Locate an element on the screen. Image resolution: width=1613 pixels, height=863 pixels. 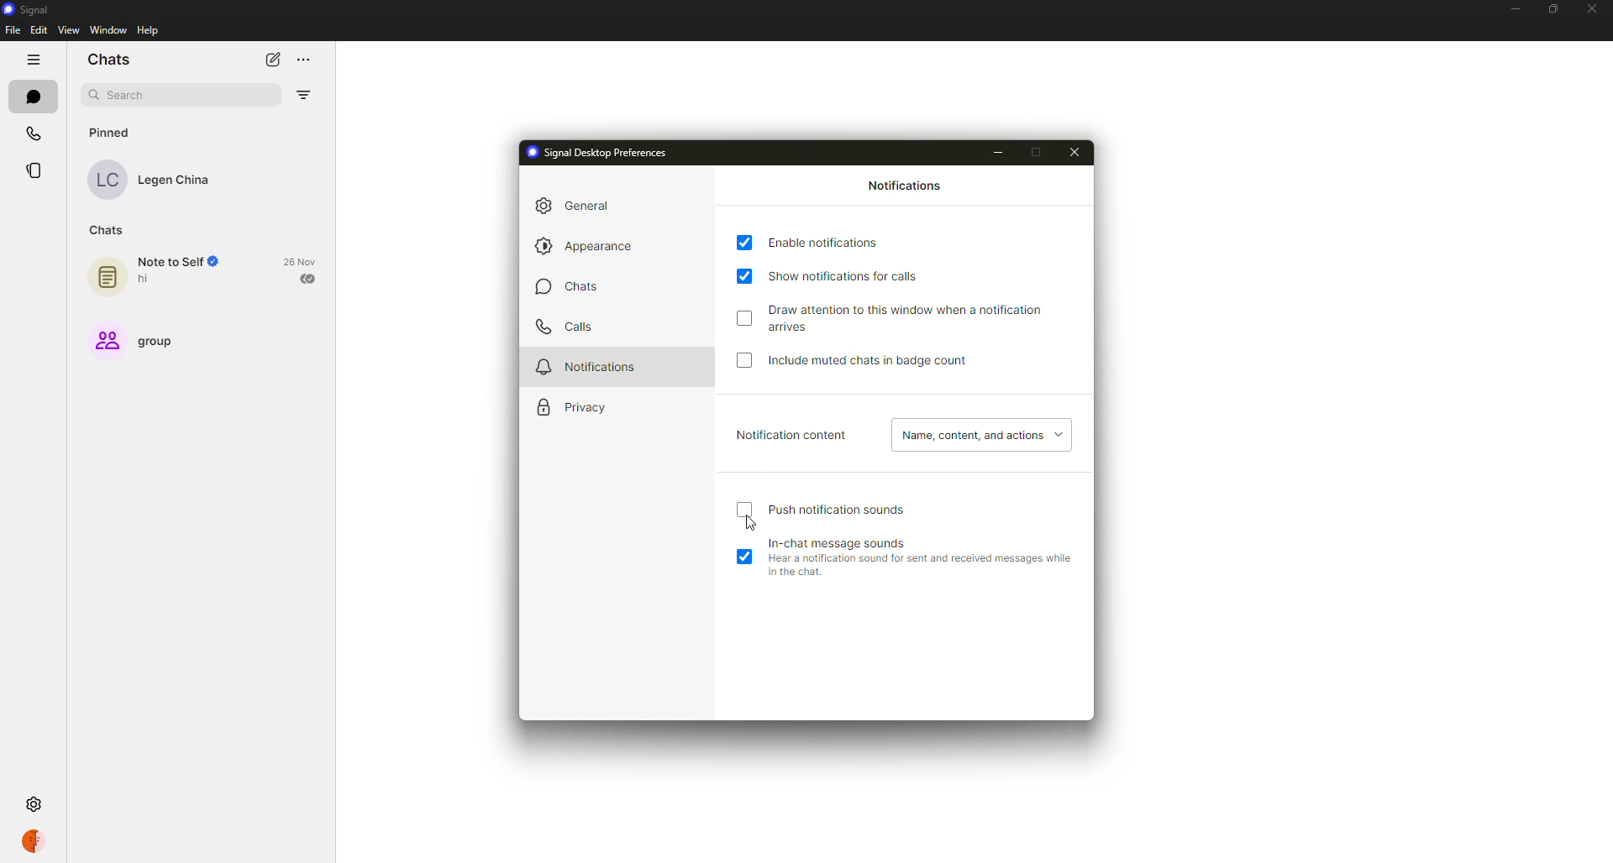
edit is located at coordinates (39, 30).